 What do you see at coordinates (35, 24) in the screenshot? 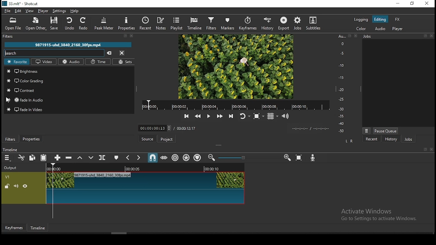
I see `open other` at bounding box center [35, 24].